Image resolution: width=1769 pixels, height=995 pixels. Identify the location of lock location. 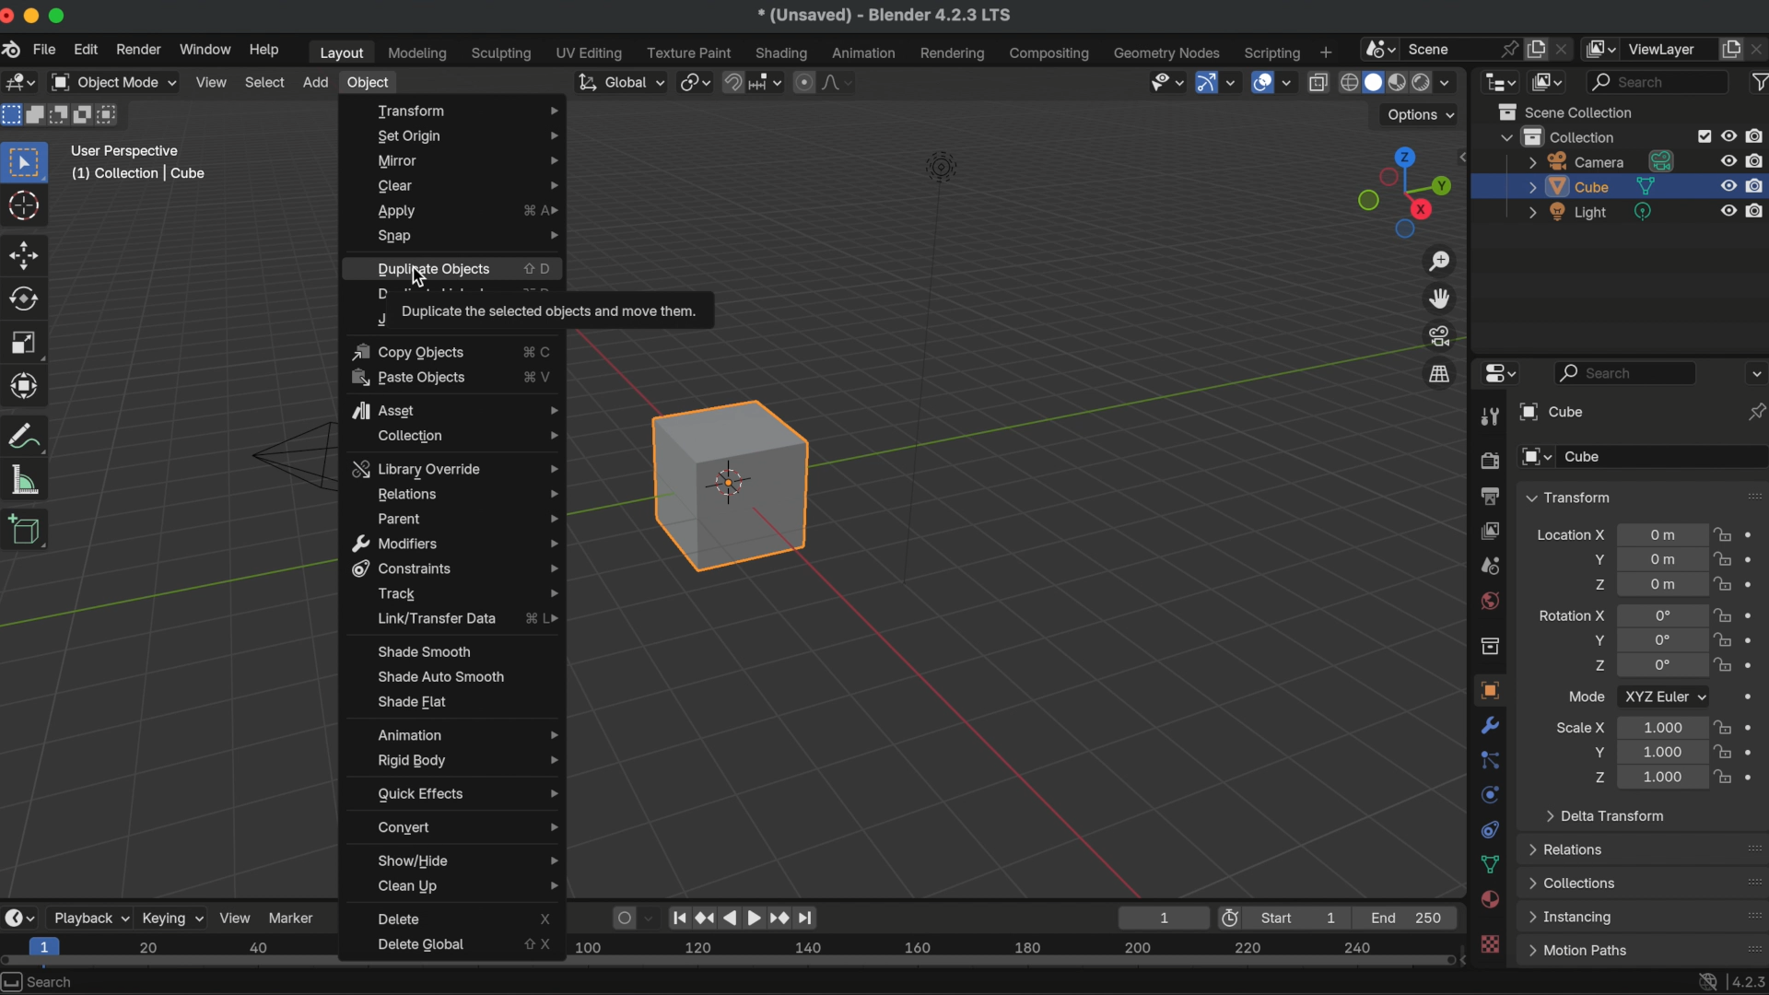
(1723, 559).